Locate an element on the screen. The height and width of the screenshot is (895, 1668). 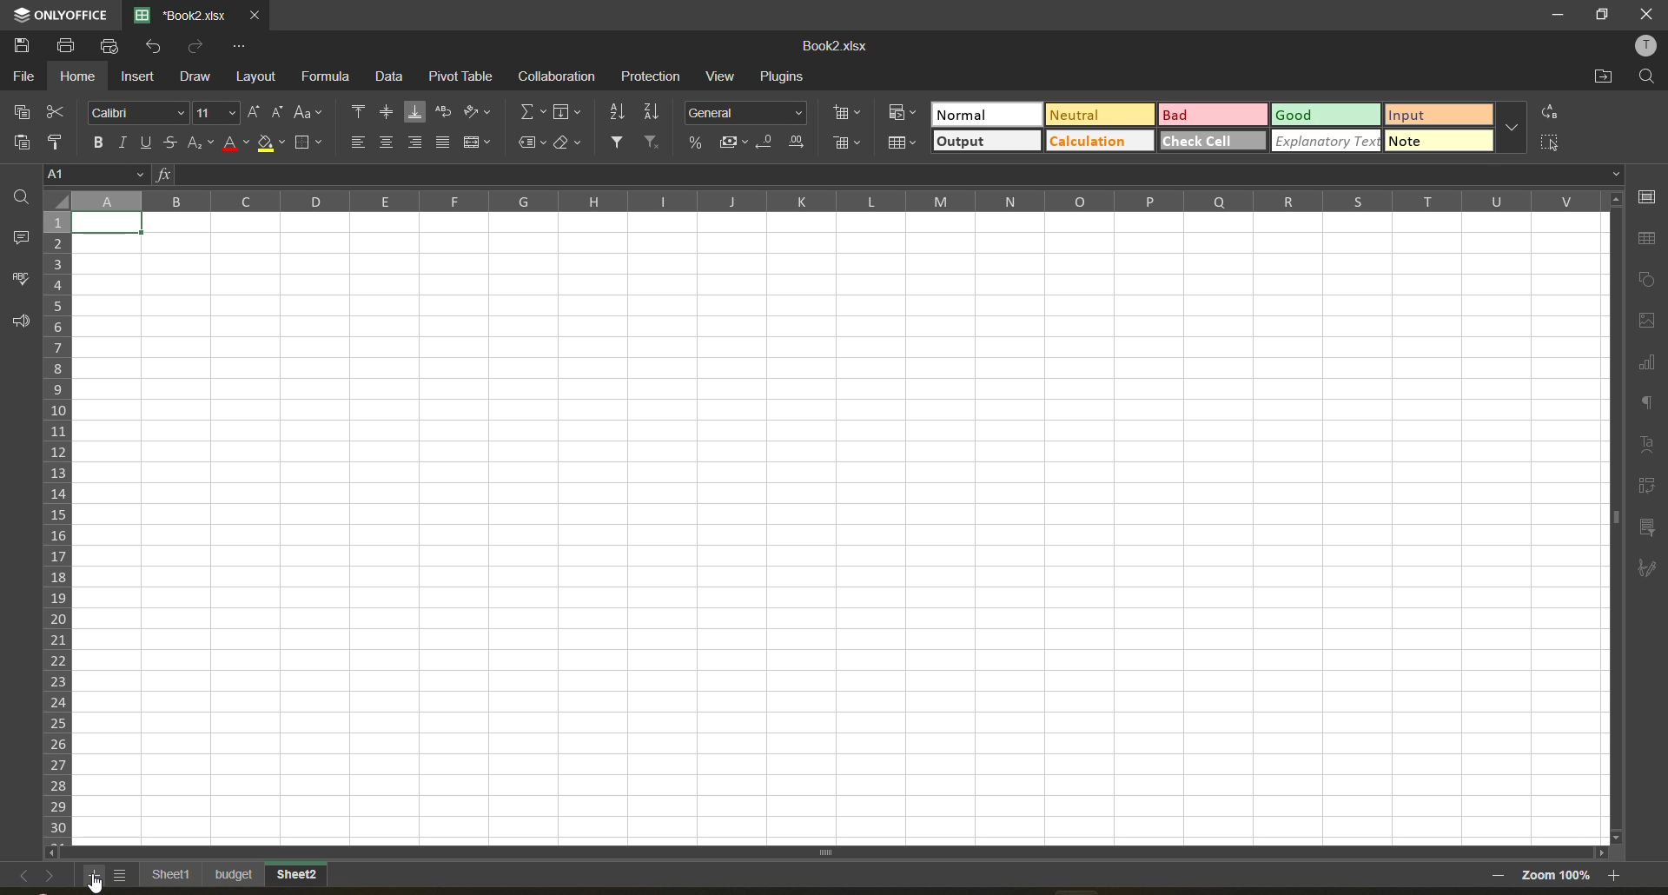
row numbers is located at coordinates (57, 526).